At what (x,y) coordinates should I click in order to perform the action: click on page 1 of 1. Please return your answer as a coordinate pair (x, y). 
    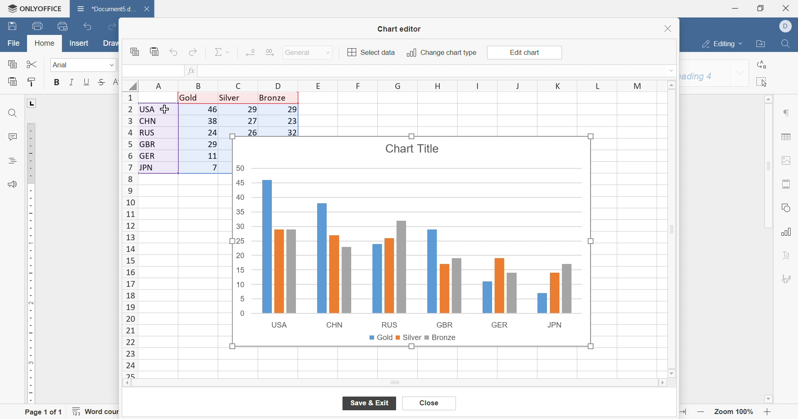
    Looking at the image, I should click on (44, 413).